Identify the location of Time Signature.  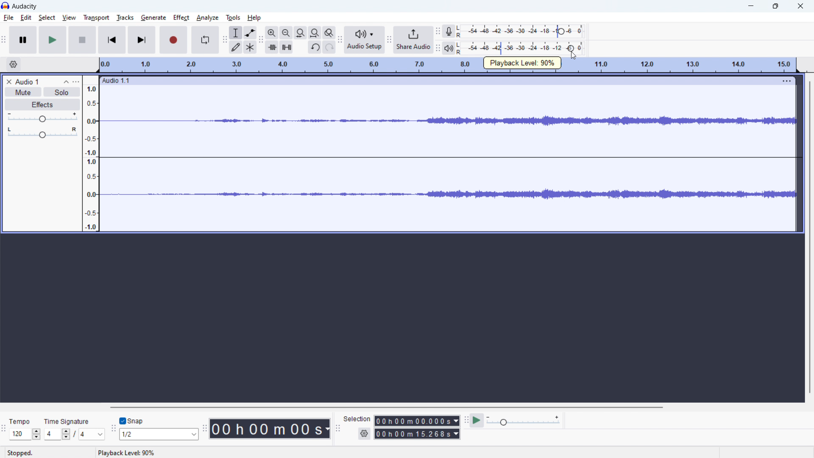
(67, 420).